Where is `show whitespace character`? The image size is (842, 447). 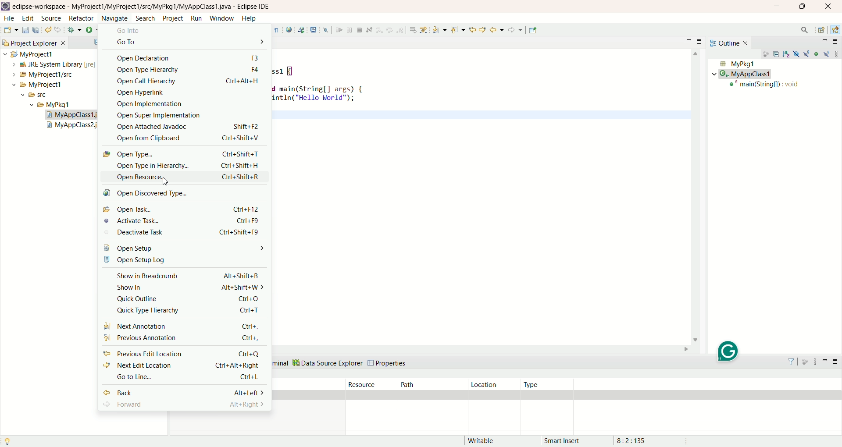
show whitespace character is located at coordinates (277, 31).